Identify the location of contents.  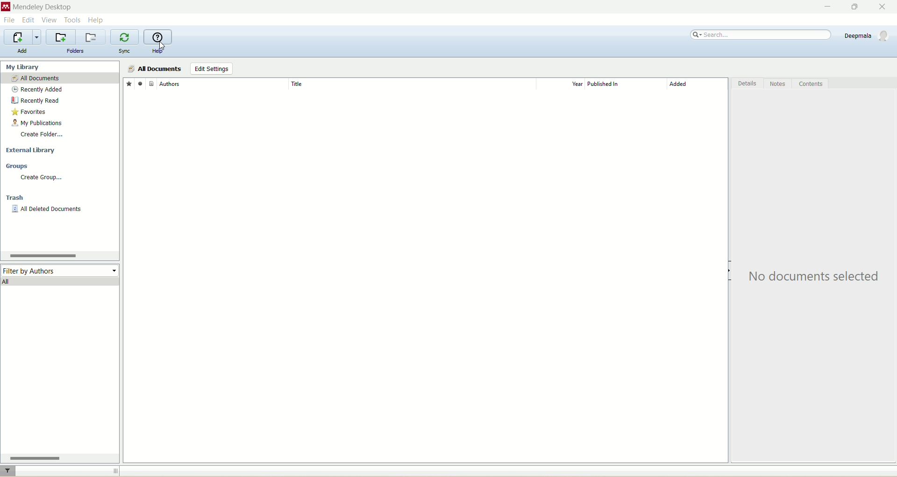
(812, 84).